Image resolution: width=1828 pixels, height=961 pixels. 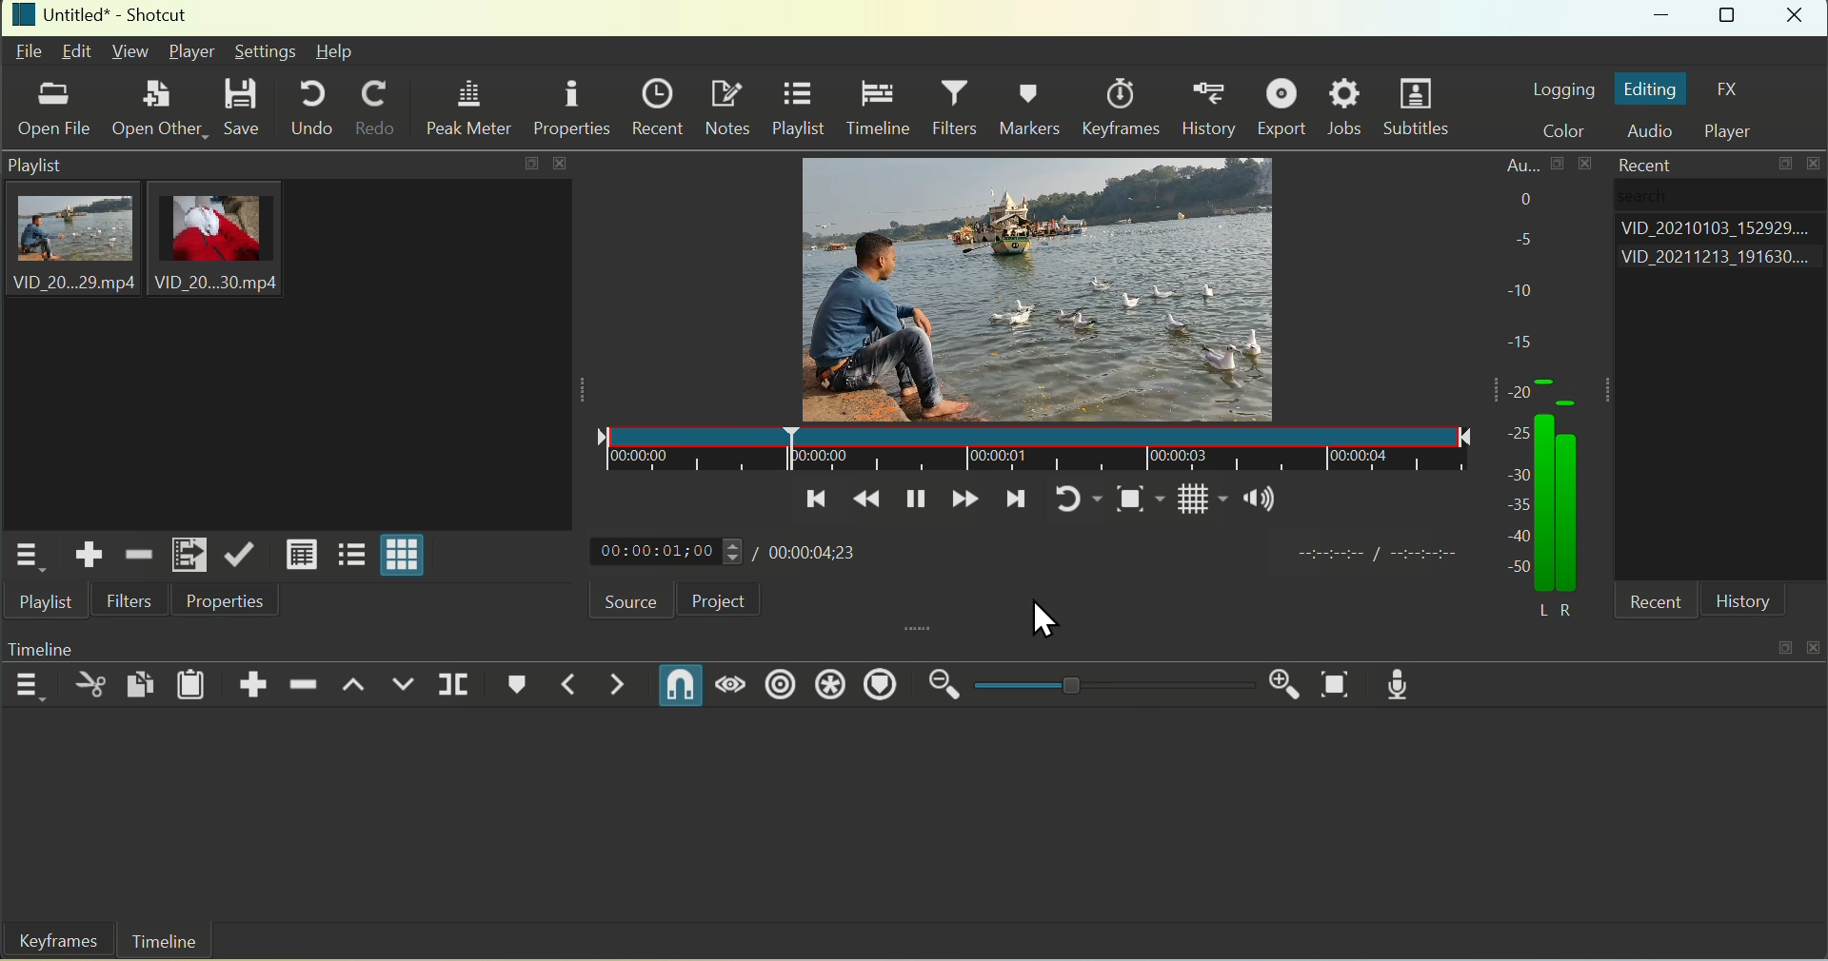 I want to click on Markers, so click(x=1034, y=106).